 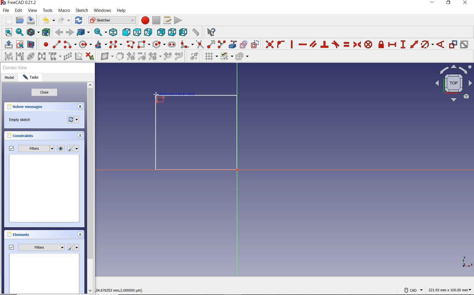 I want to click on symmetry, so click(x=42, y=57).